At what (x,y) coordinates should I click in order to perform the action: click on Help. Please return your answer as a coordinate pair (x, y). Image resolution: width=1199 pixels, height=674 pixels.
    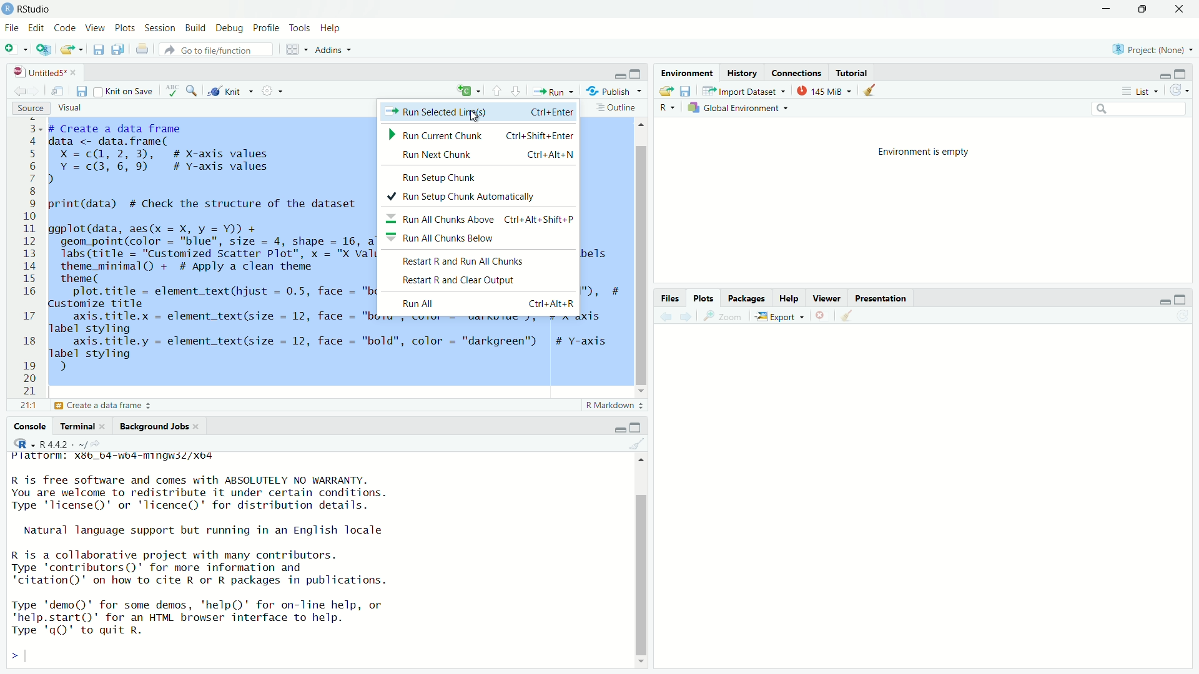
    Looking at the image, I should click on (787, 300).